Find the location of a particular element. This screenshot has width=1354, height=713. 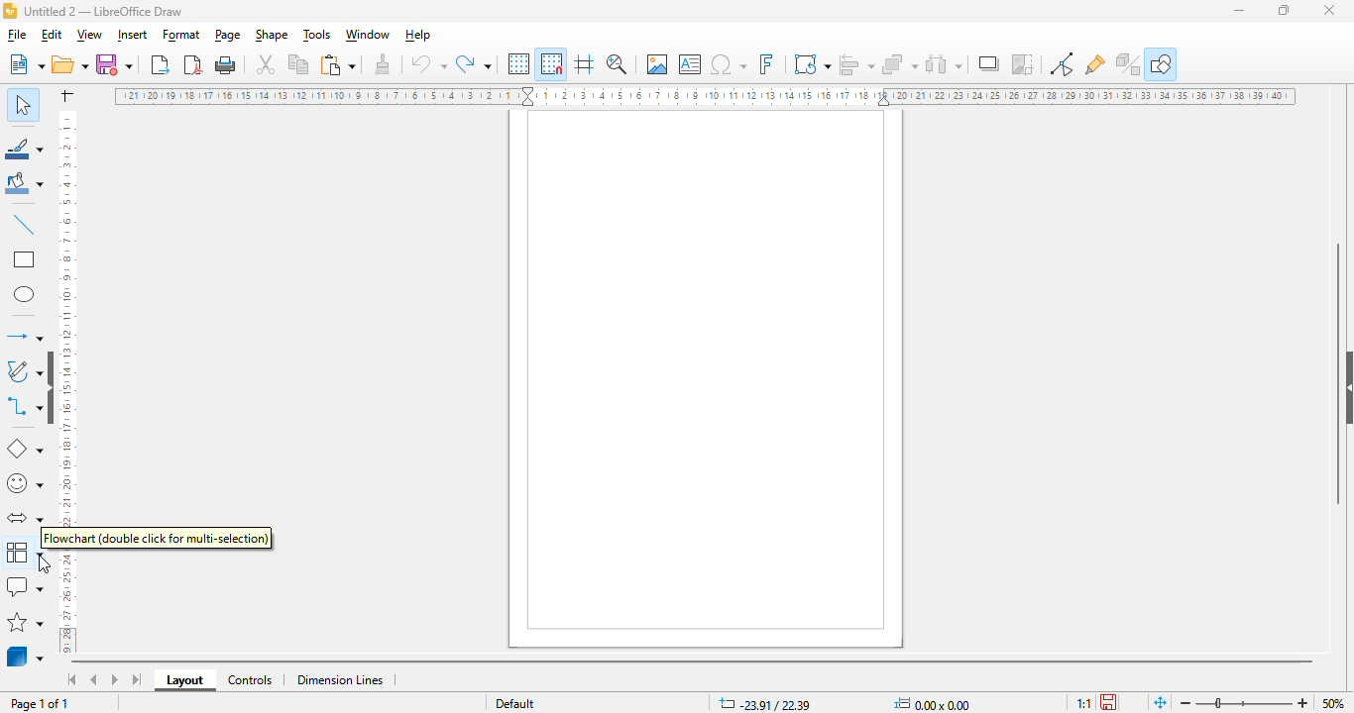

page 1 of 1 is located at coordinates (41, 704).